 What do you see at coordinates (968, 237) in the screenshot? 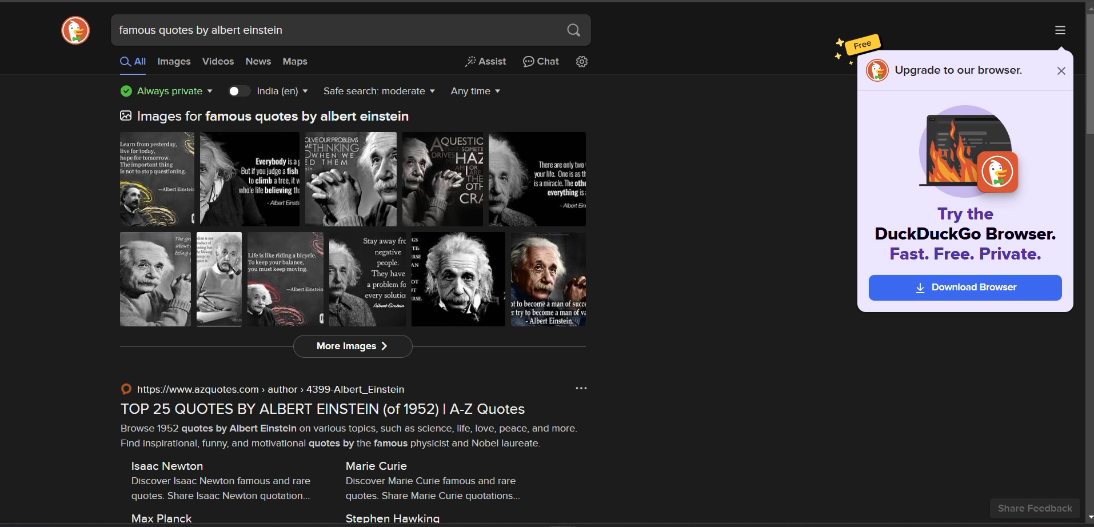
I see `Try the DuckDuckGo Browser. Fast. Free. Private.` at bounding box center [968, 237].